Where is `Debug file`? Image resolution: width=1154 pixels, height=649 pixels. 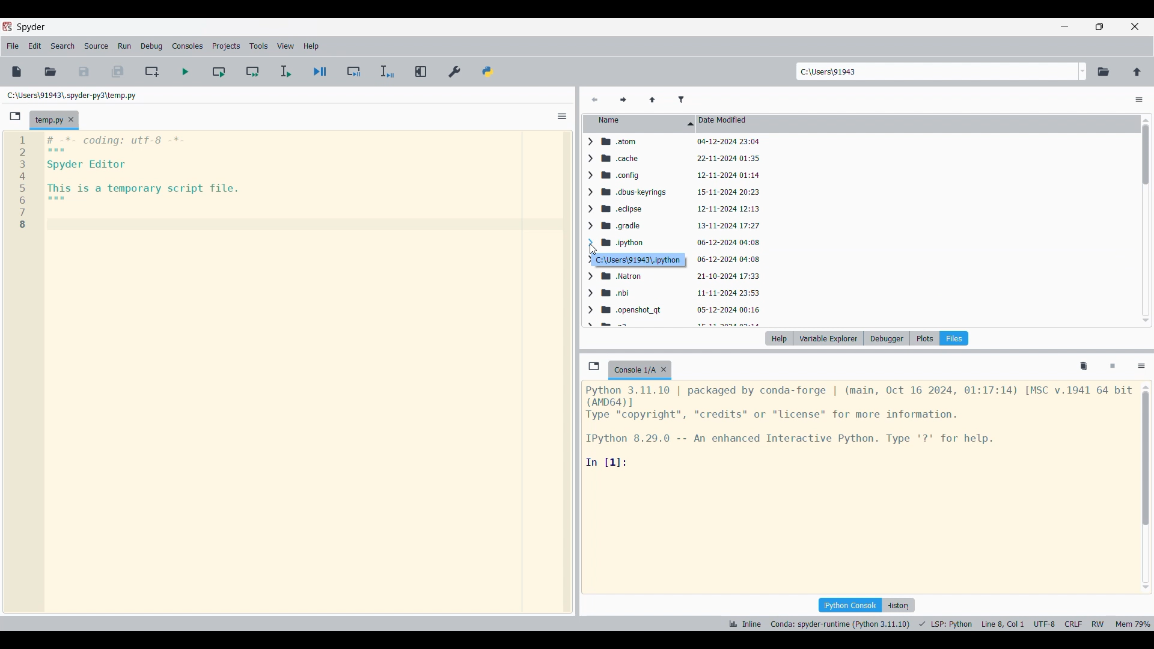
Debug file is located at coordinates (320, 72).